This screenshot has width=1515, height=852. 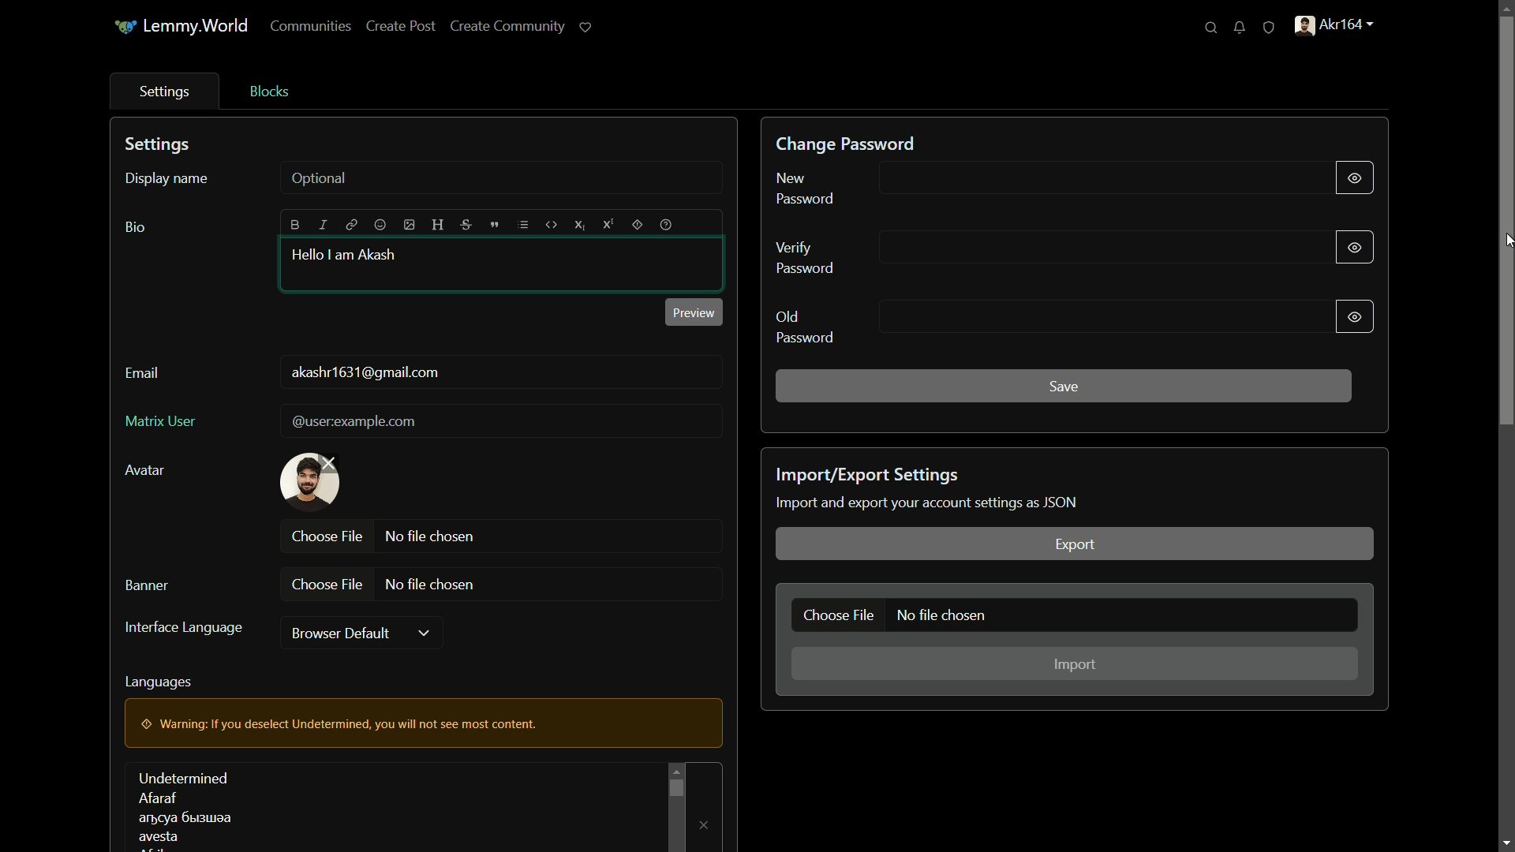 I want to click on user mail, so click(x=365, y=374).